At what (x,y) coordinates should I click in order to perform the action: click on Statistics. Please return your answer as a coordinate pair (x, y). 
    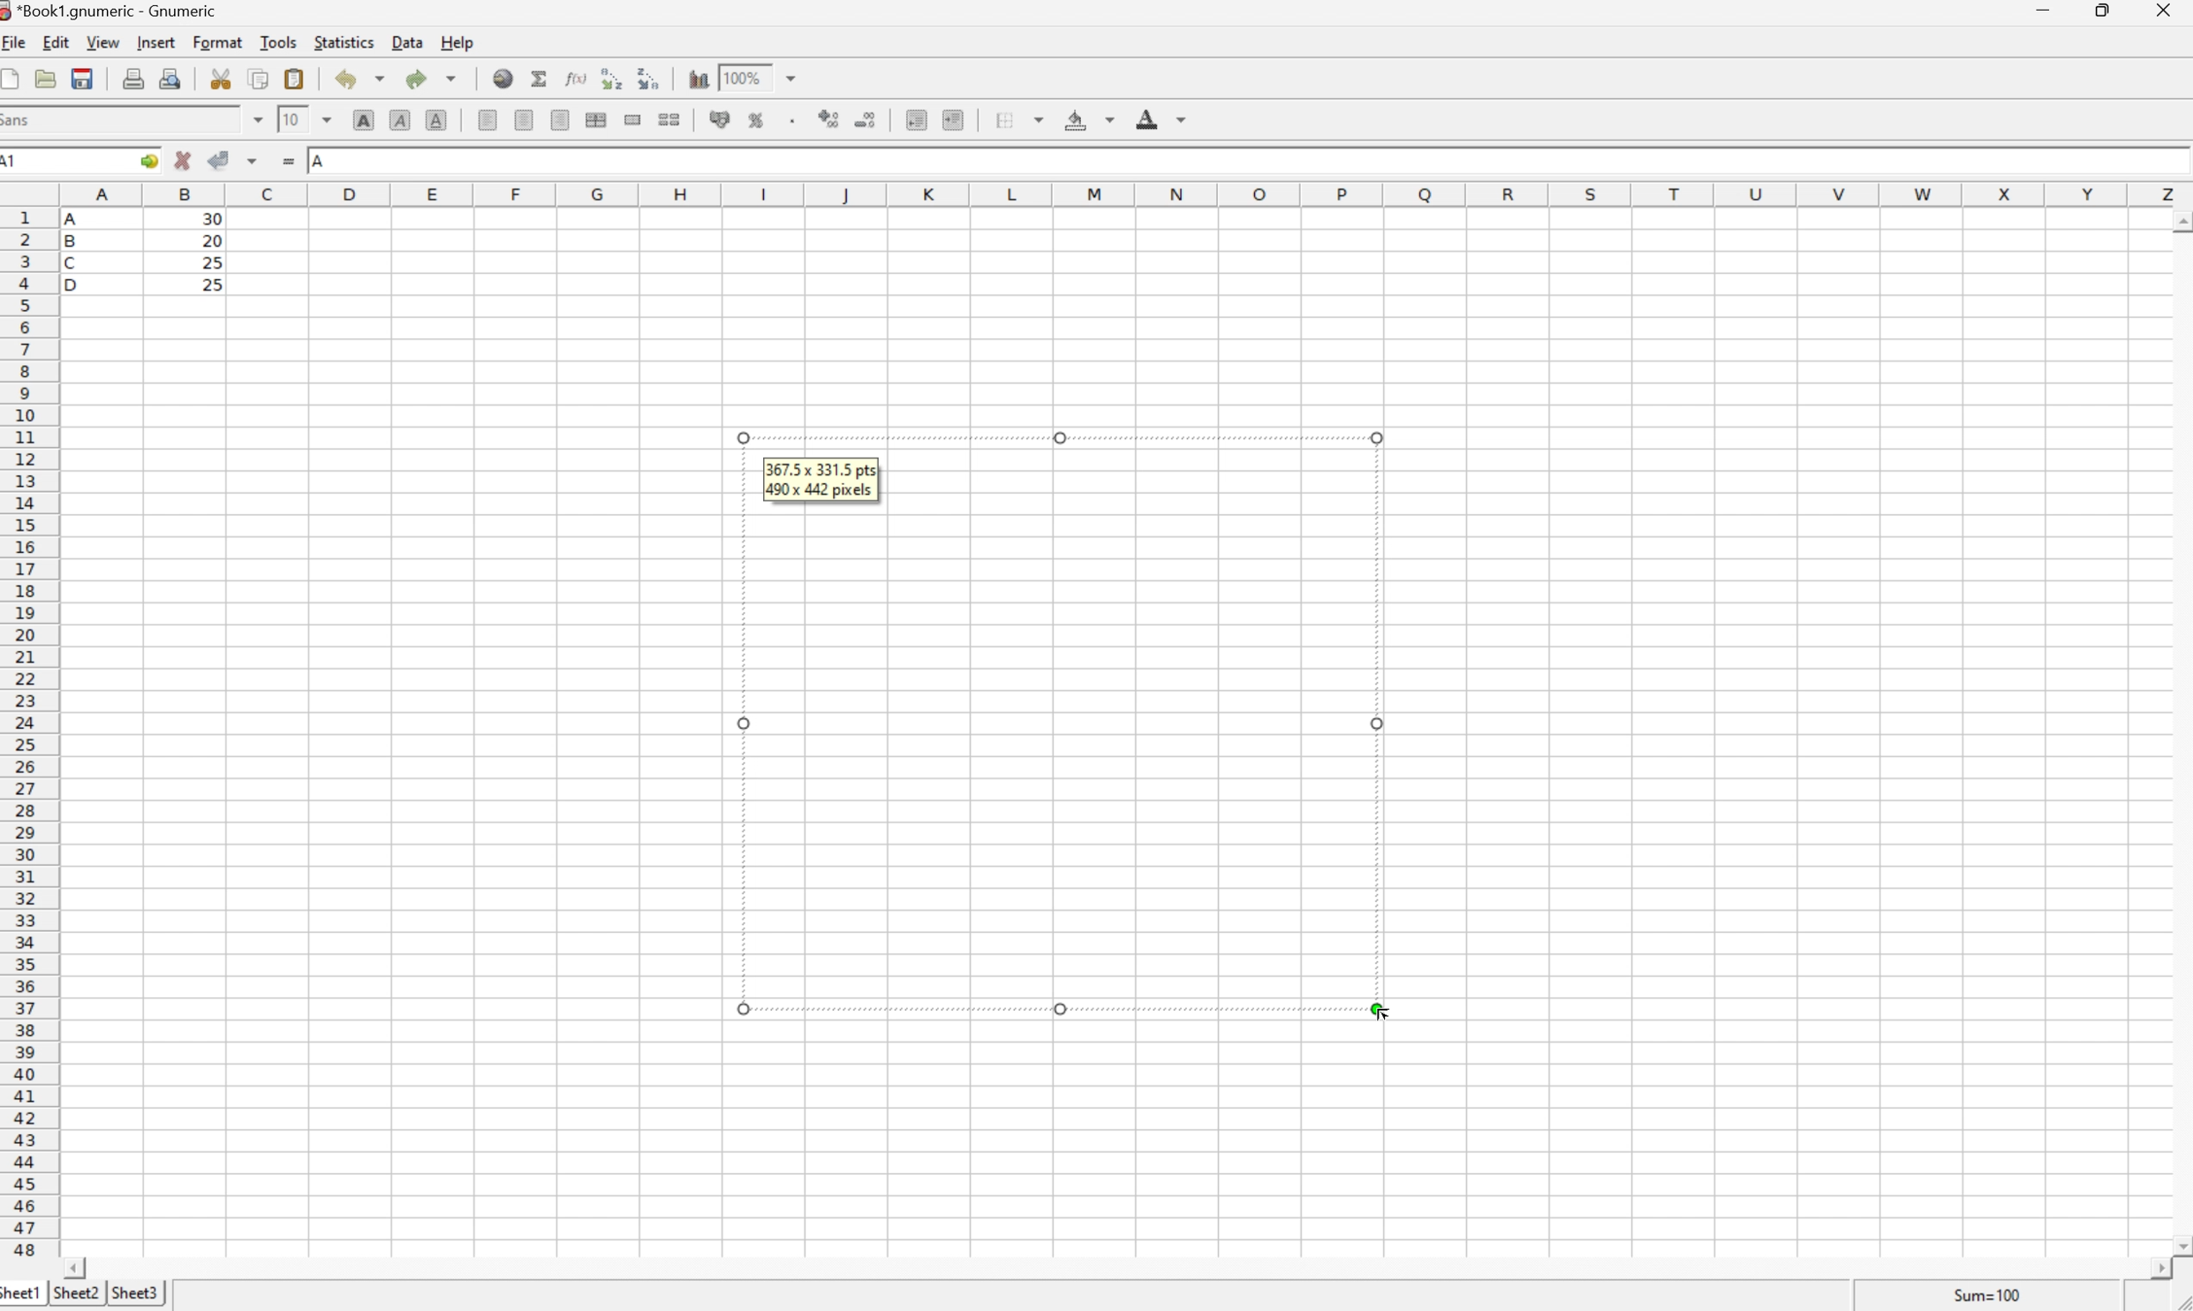
    Looking at the image, I should click on (345, 42).